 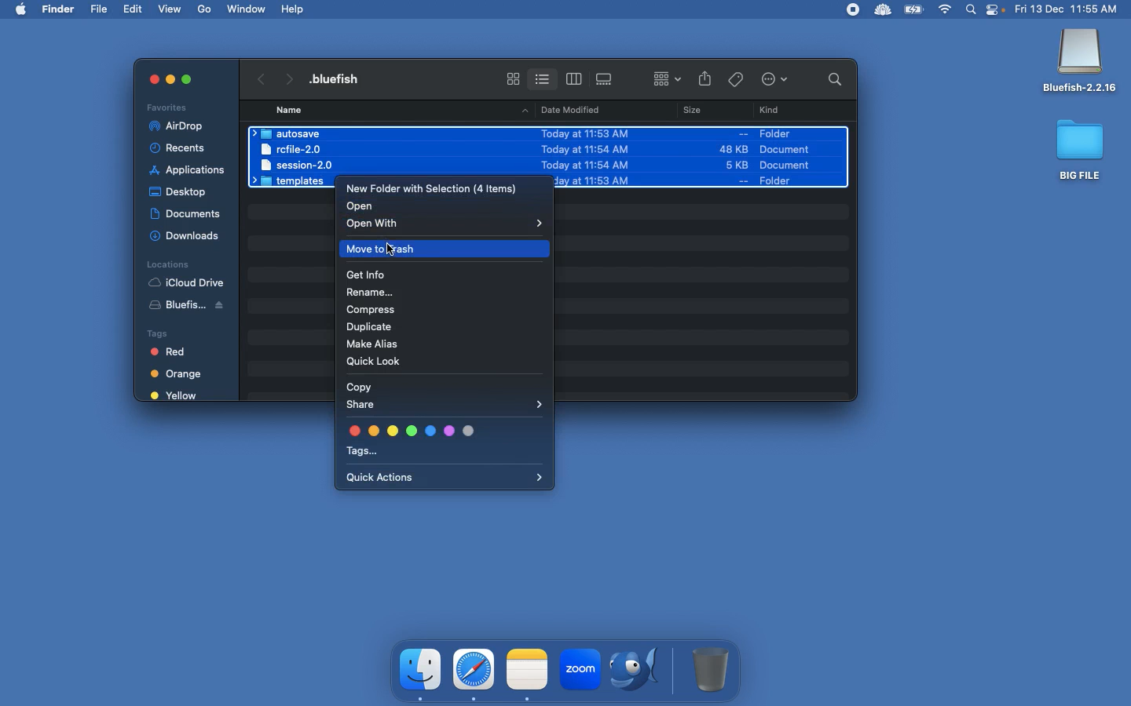 I want to click on Downloads, so click(x=187, y=235).